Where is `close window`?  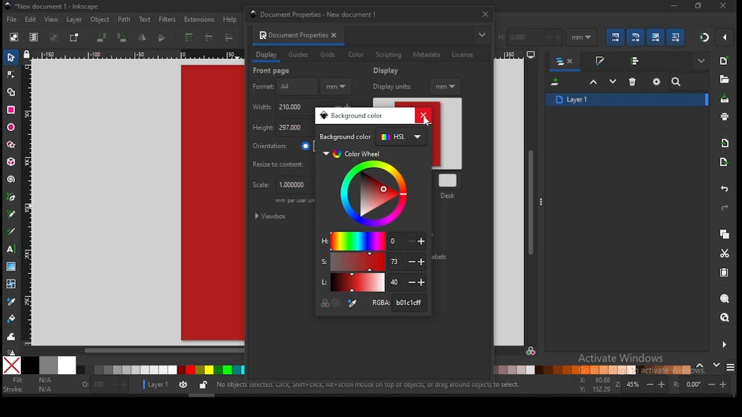 close window is located at coordinates (424, 115).